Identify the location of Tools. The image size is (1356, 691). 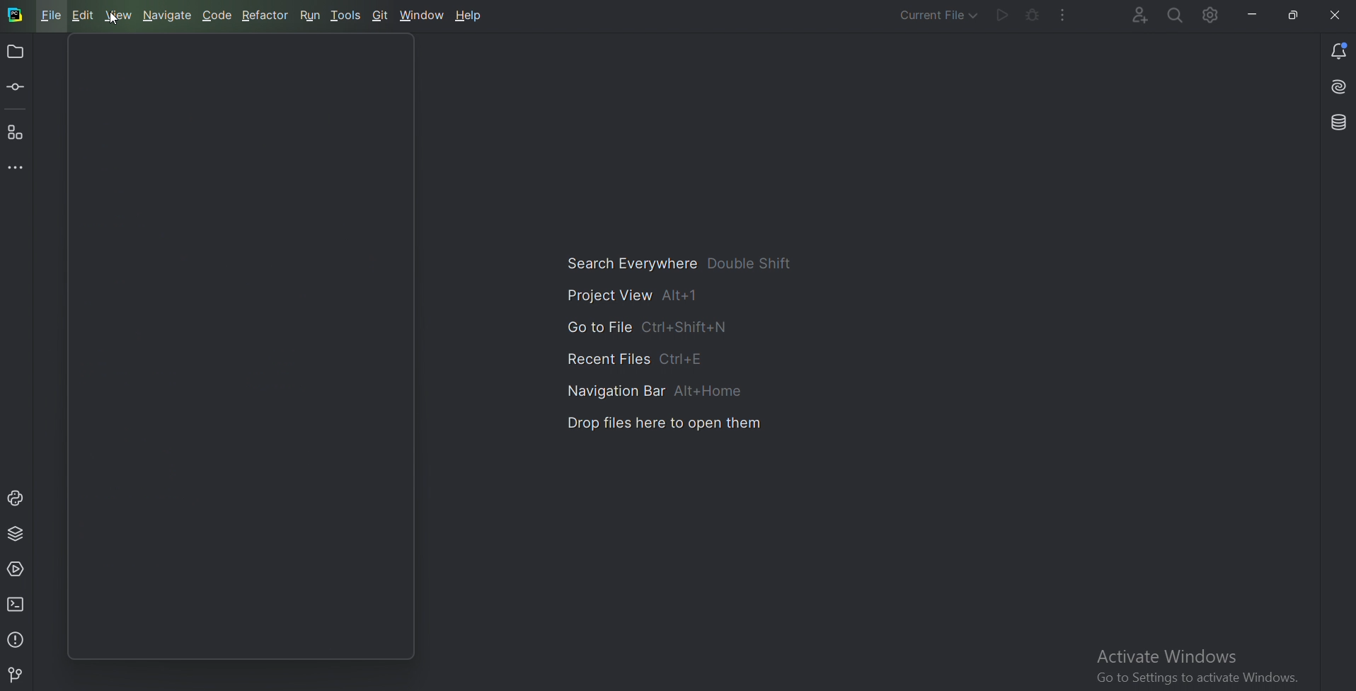
(347, 13).